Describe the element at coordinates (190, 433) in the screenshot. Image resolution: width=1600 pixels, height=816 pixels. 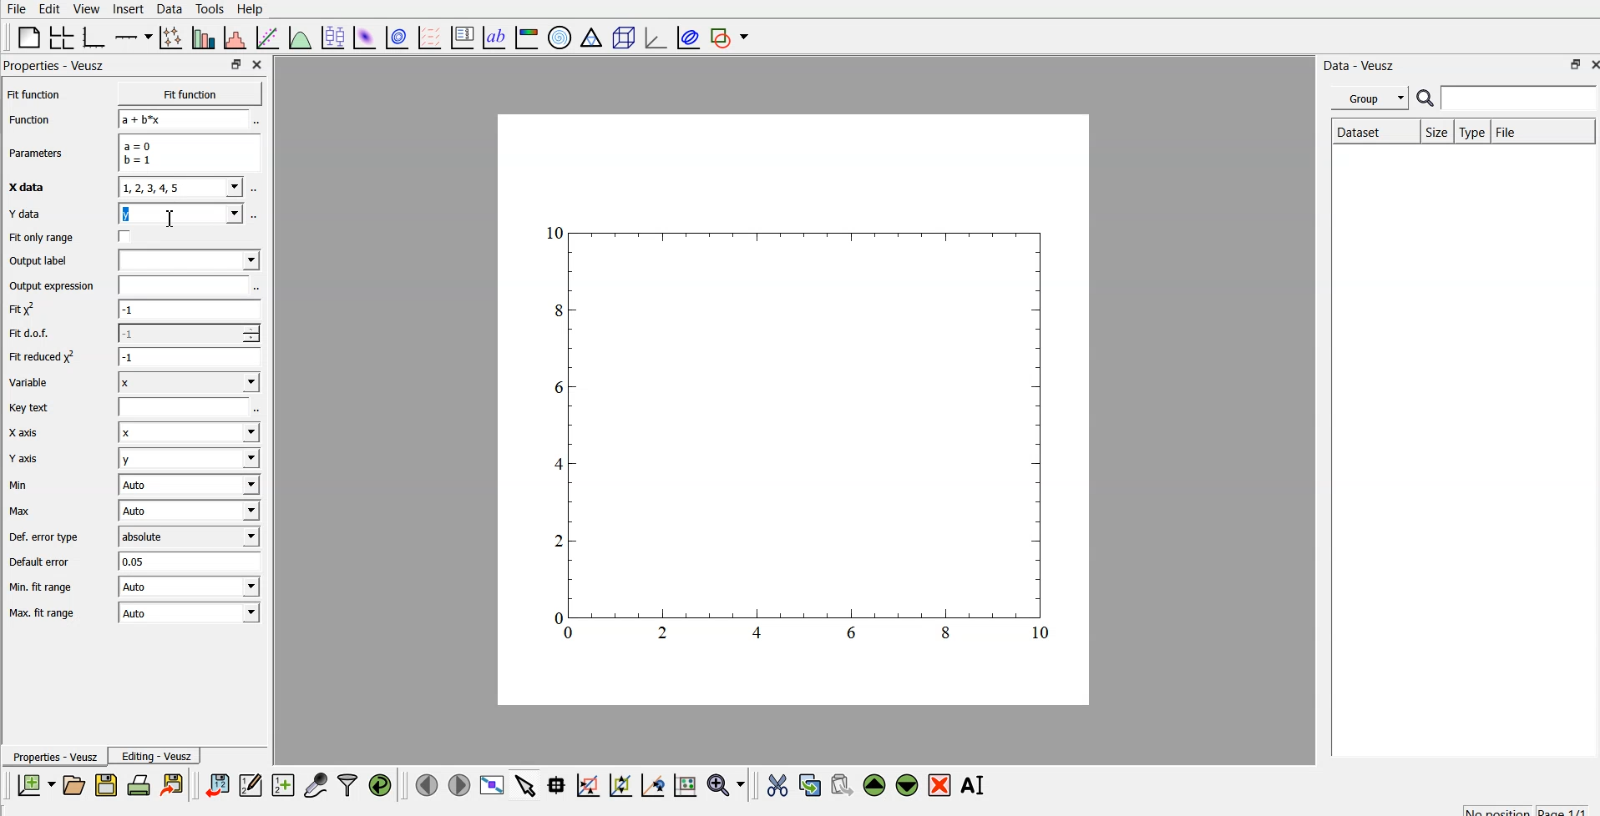
I see `` at that location.